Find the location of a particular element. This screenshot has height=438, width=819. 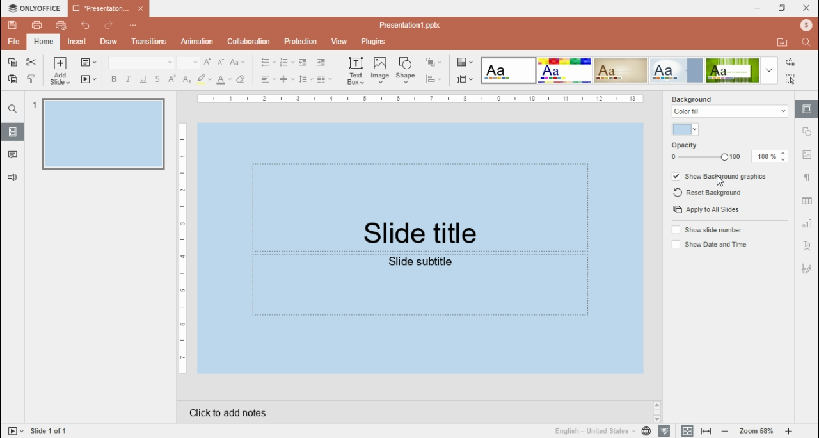

decrement font size is located at coordinates (222, 62).